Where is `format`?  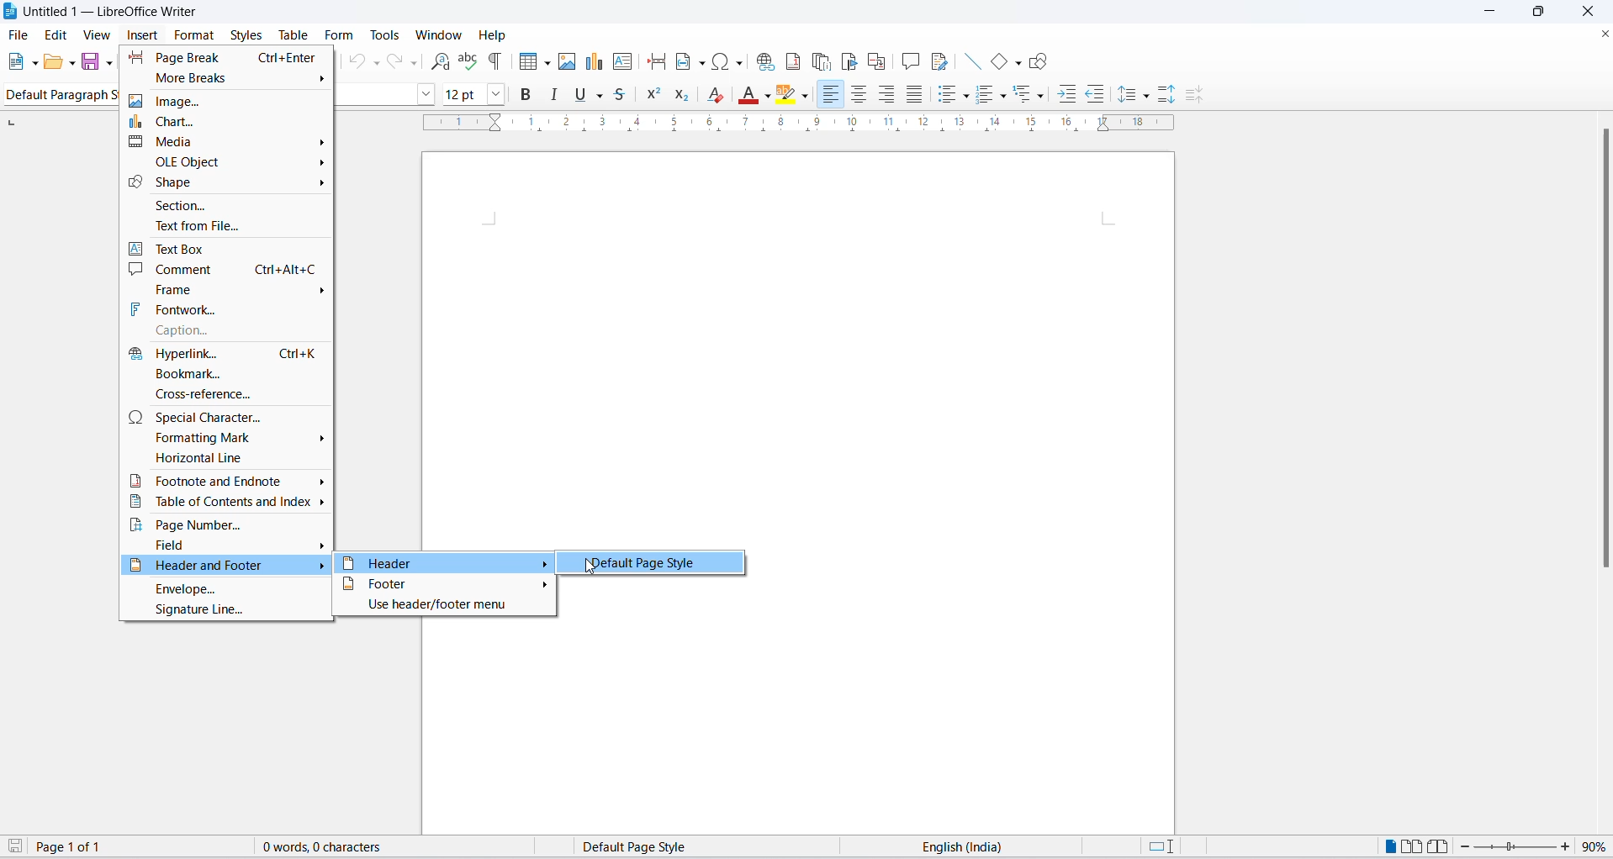 format is located at coordinates (195, 34).